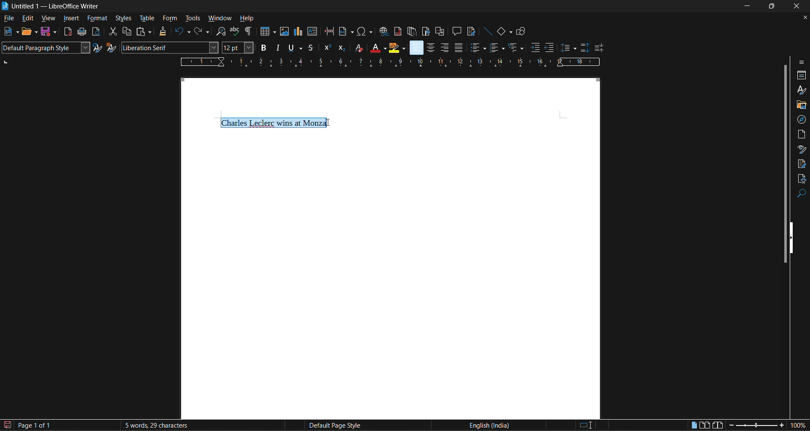 Image resolution: width=810 pixels, height=431 pixels. What do you see at coordinates (801, 179) in the screenshot?
I see `accessibility check` at bounding box center [801, 179].